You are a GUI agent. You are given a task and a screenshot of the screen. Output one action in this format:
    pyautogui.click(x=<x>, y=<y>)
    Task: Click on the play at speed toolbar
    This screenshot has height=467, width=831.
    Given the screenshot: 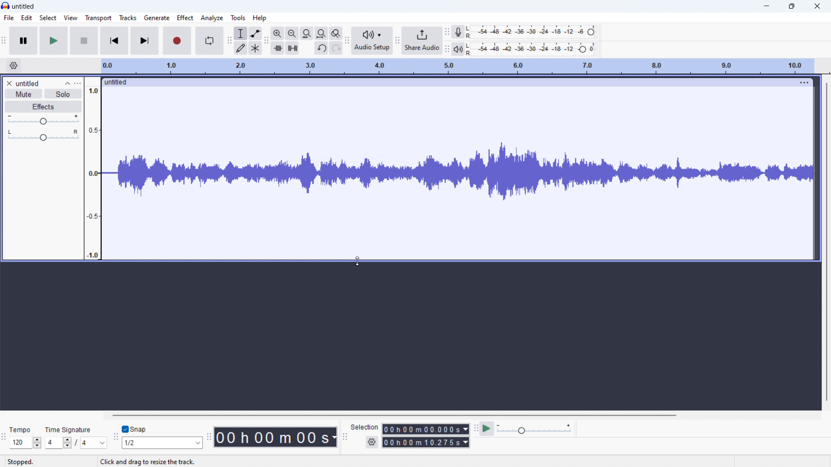 What is the action you would take?
    pyautogui.click(x=476, y=428)
    